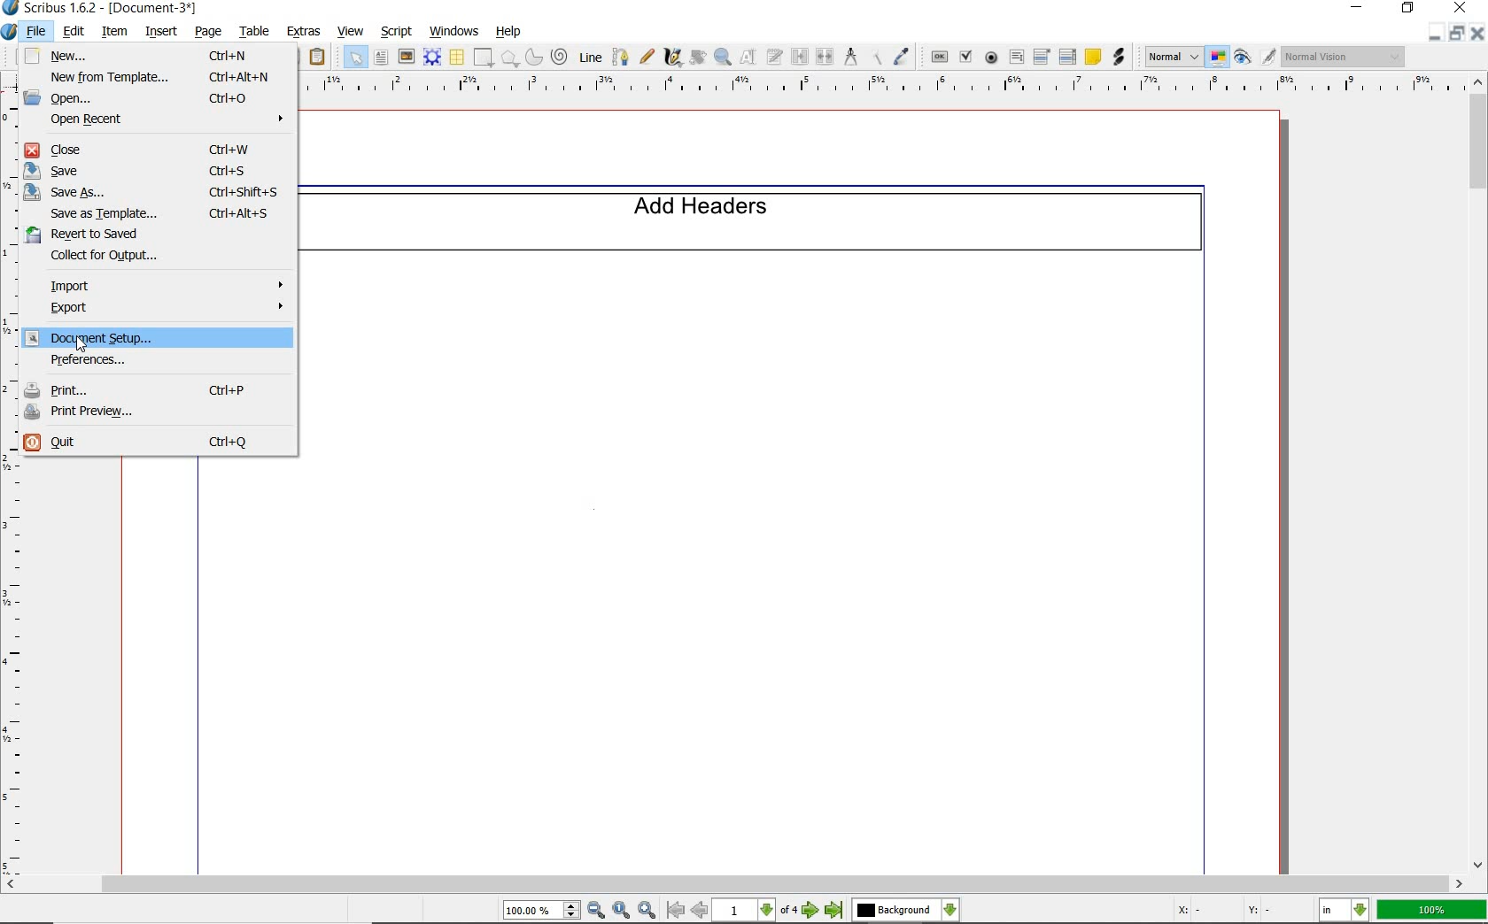 The height and width of the screenshot is (924, 1488). Describe the element at coordinates (40, 32) in the screenshot. I see `file` at that location.